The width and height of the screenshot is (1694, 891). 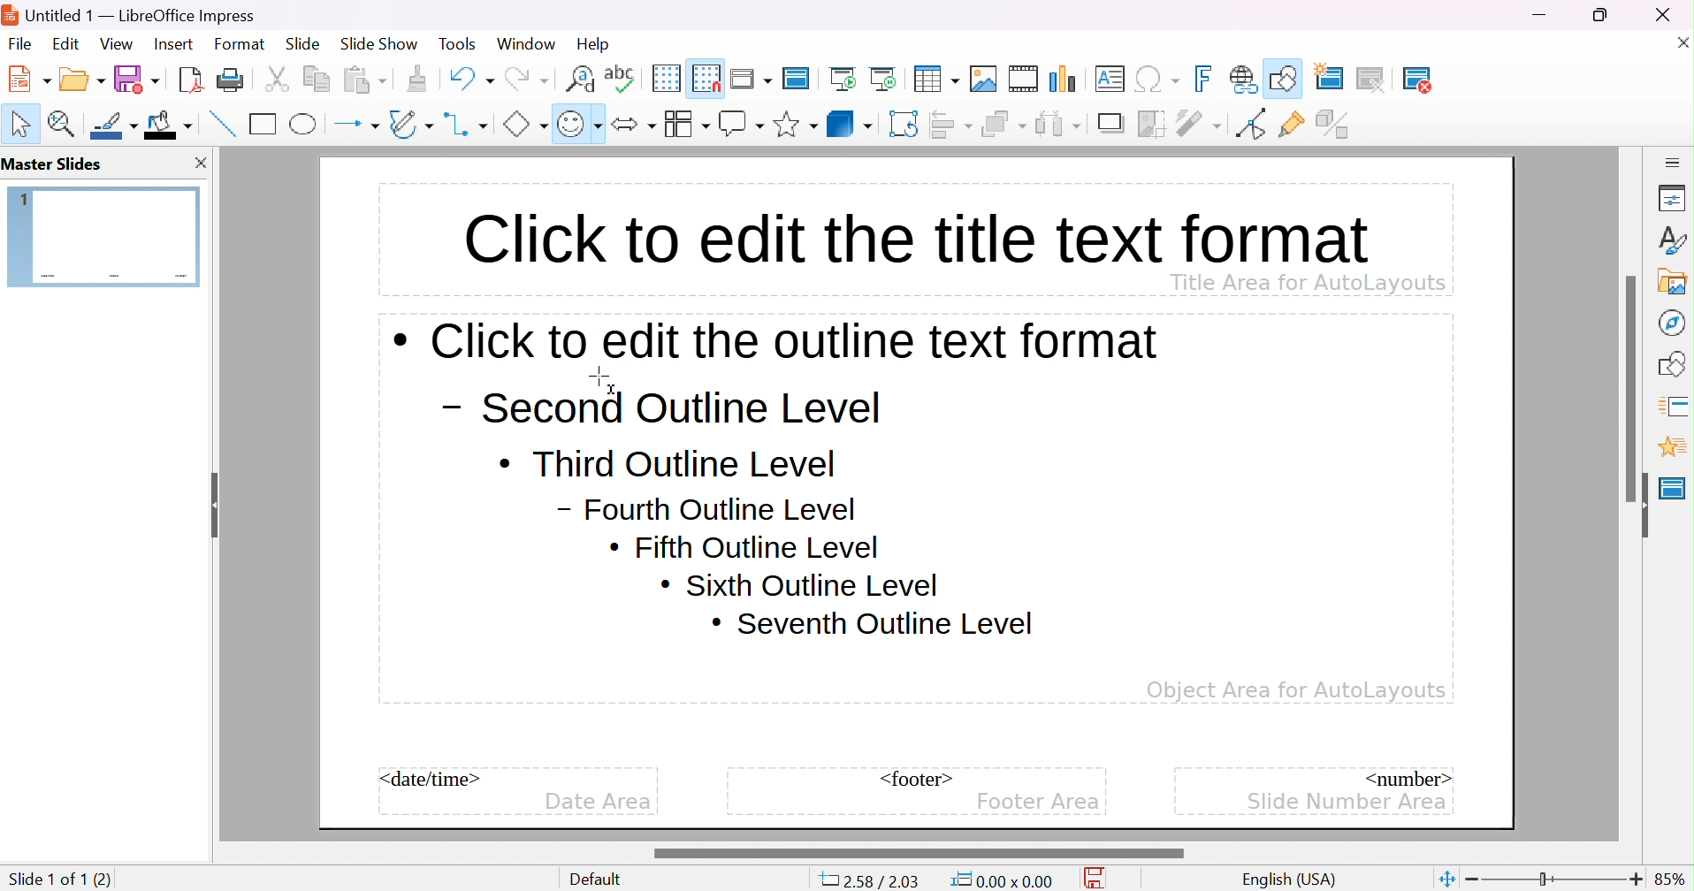 What do you see at coordinates (668, 462) in the screenshot?
I see `third outline level` at bounding box center [668, 462].